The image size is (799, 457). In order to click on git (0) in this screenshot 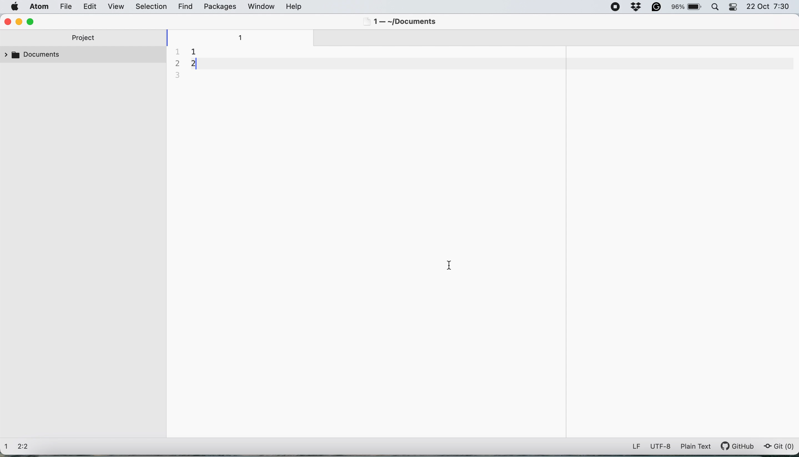, I will do `click(778, 447)`.